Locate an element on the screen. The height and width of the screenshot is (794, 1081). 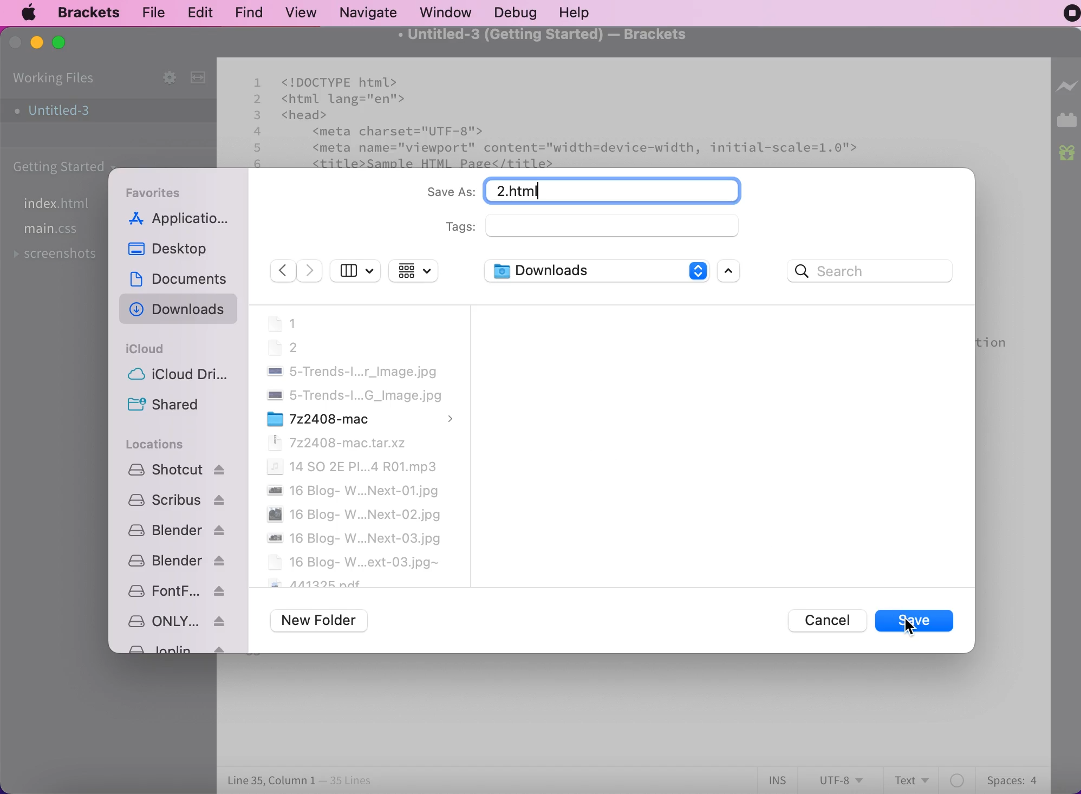
color is located at coordinates (958, 778).